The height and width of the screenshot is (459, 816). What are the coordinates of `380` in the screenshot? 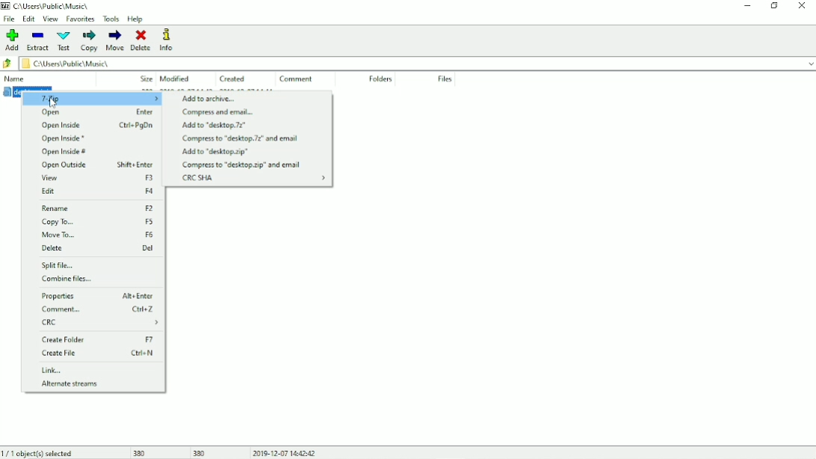 It's located at (200, 452).